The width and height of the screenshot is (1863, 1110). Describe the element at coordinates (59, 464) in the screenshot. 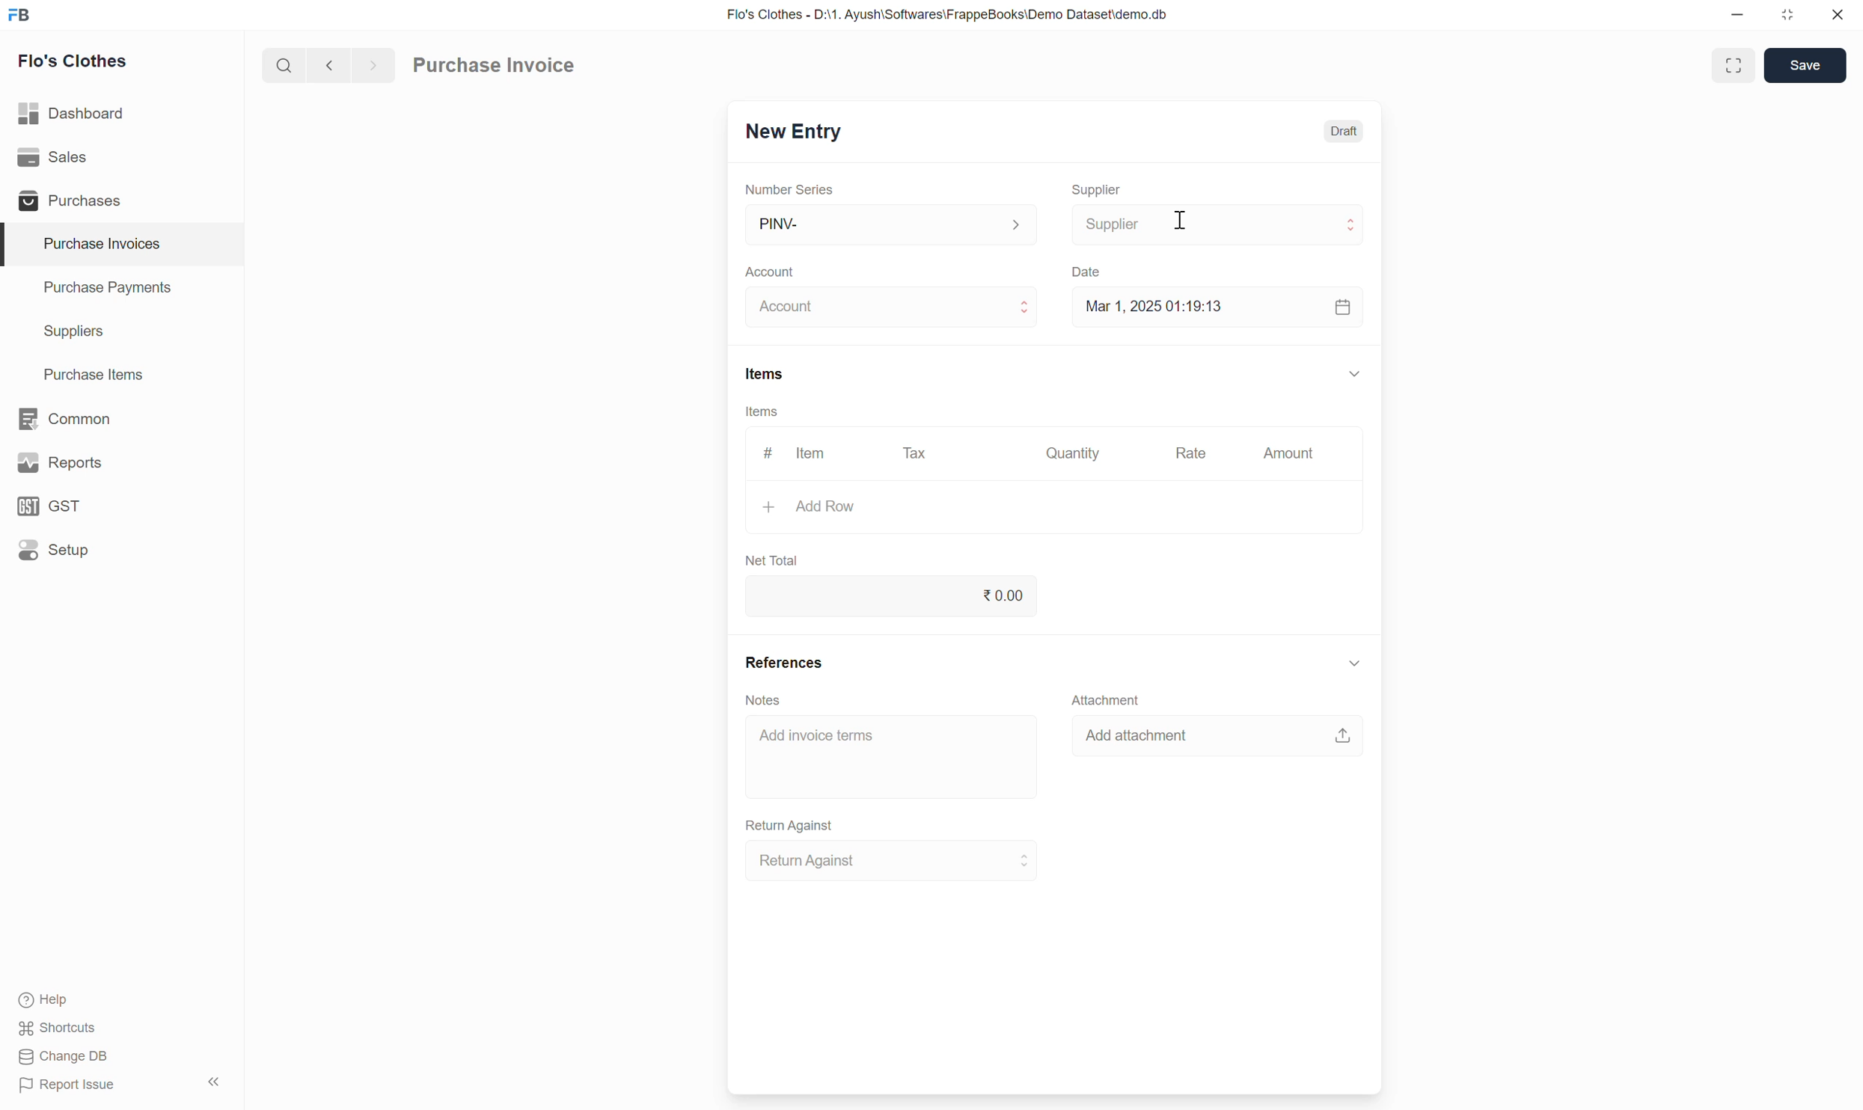

I see `y Reports` at that location.